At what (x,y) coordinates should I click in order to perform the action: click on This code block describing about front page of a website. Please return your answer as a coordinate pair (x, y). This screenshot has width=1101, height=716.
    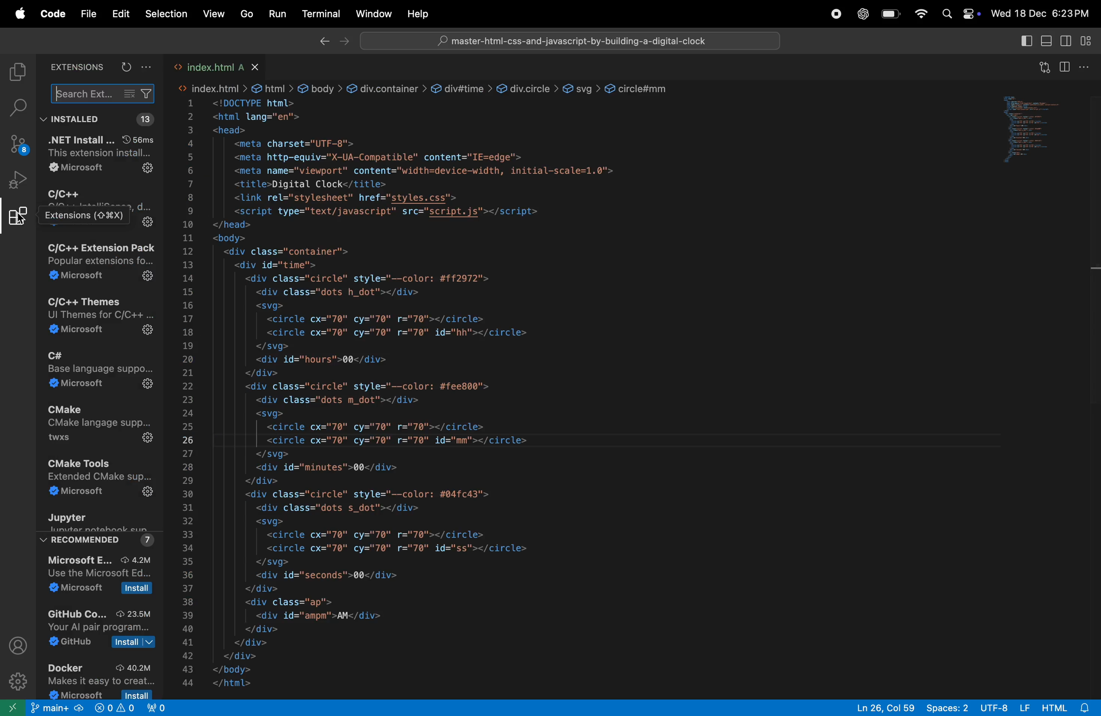
    Looking at the image, I should click on (522, 376).